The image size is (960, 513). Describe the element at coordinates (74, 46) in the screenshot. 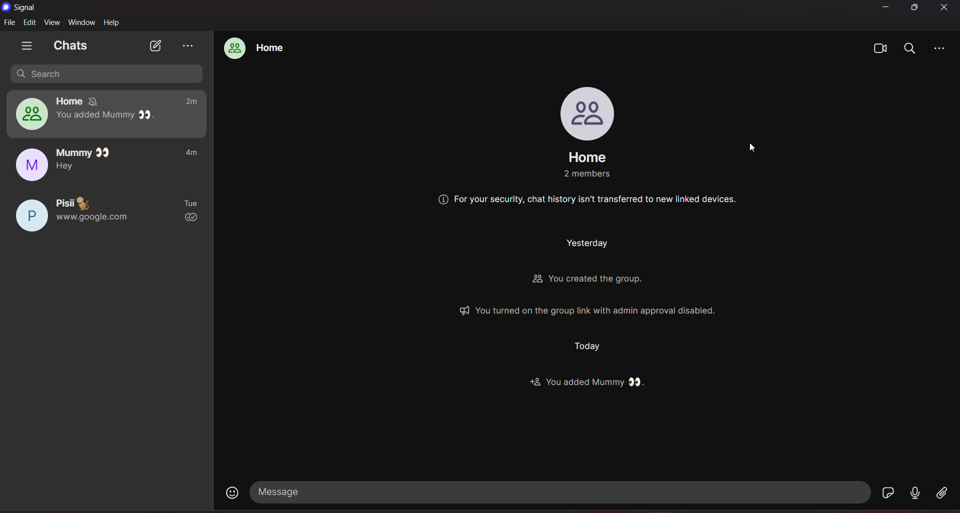

I see `chats` at that location.